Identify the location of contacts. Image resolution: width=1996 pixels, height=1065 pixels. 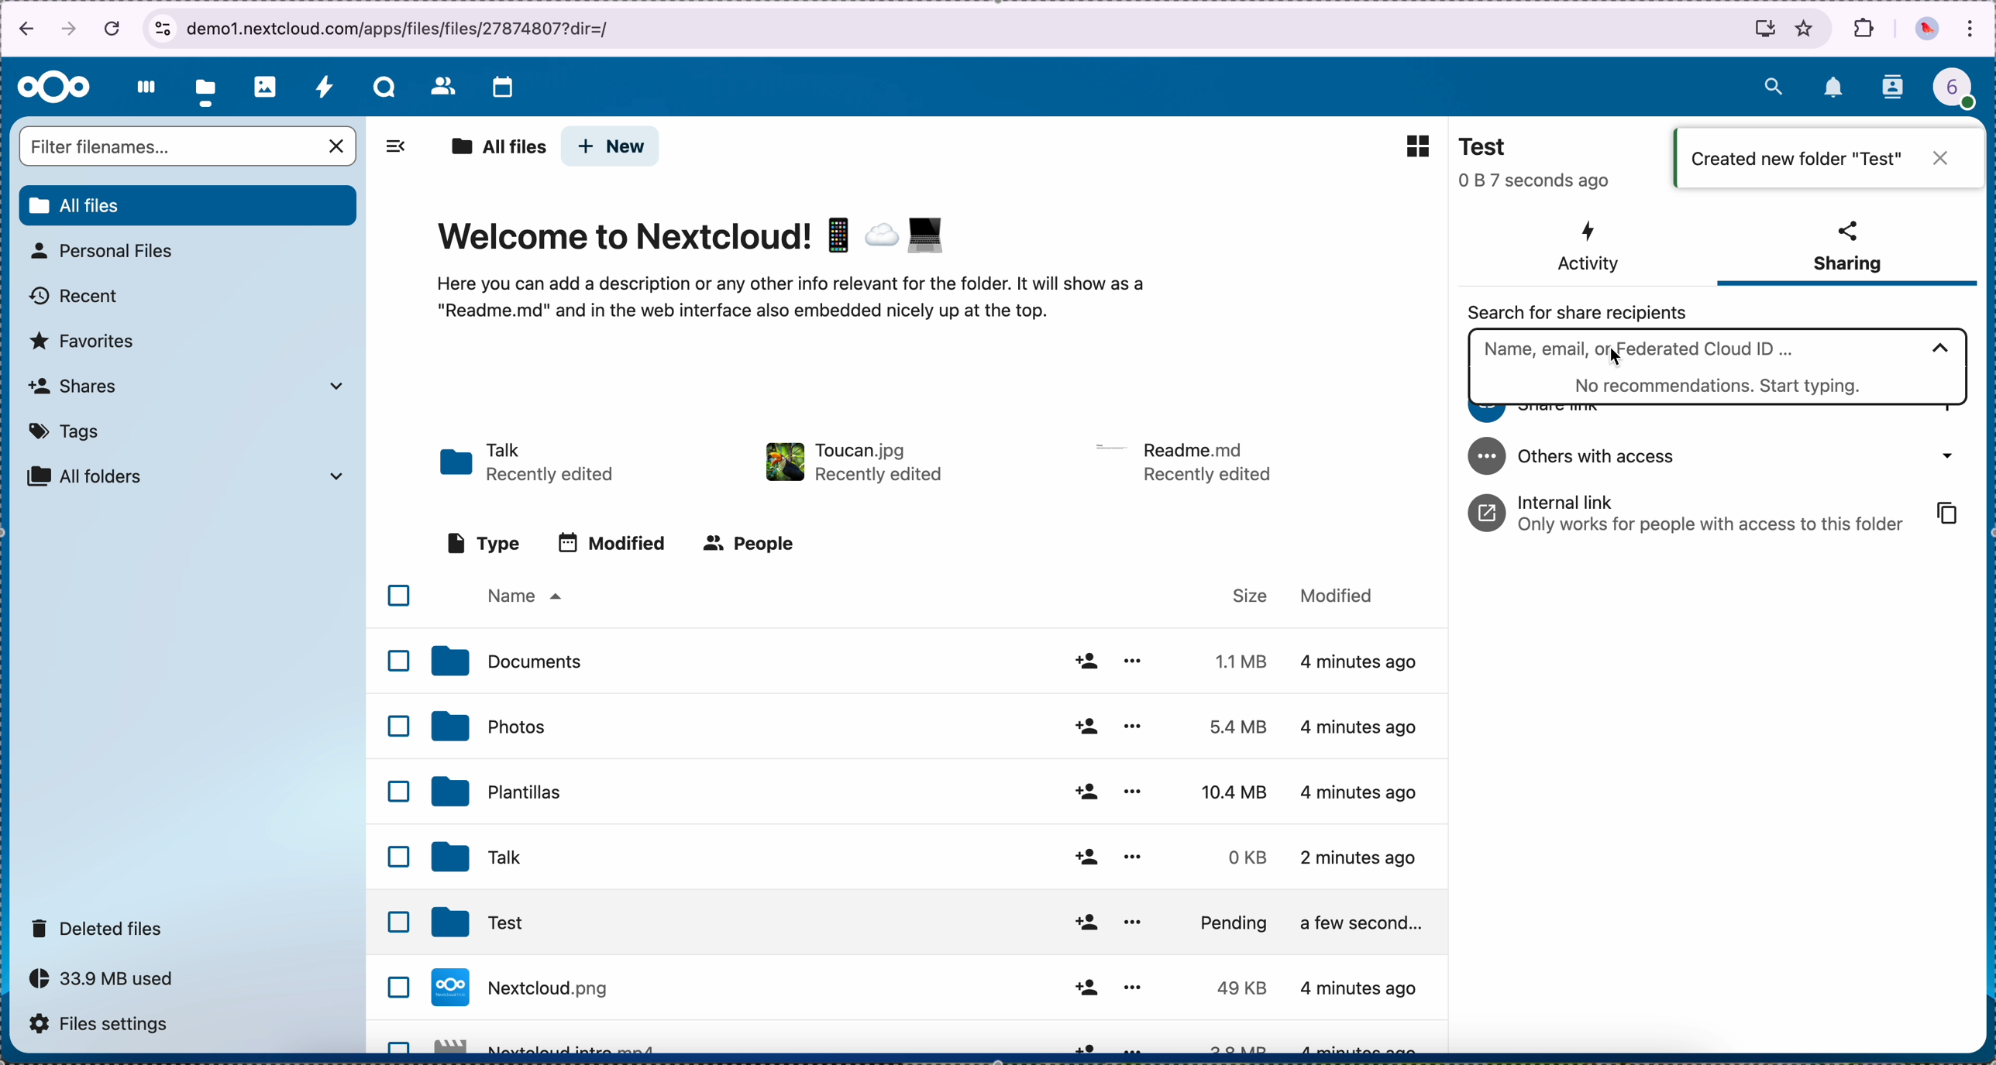
(1894, 88).